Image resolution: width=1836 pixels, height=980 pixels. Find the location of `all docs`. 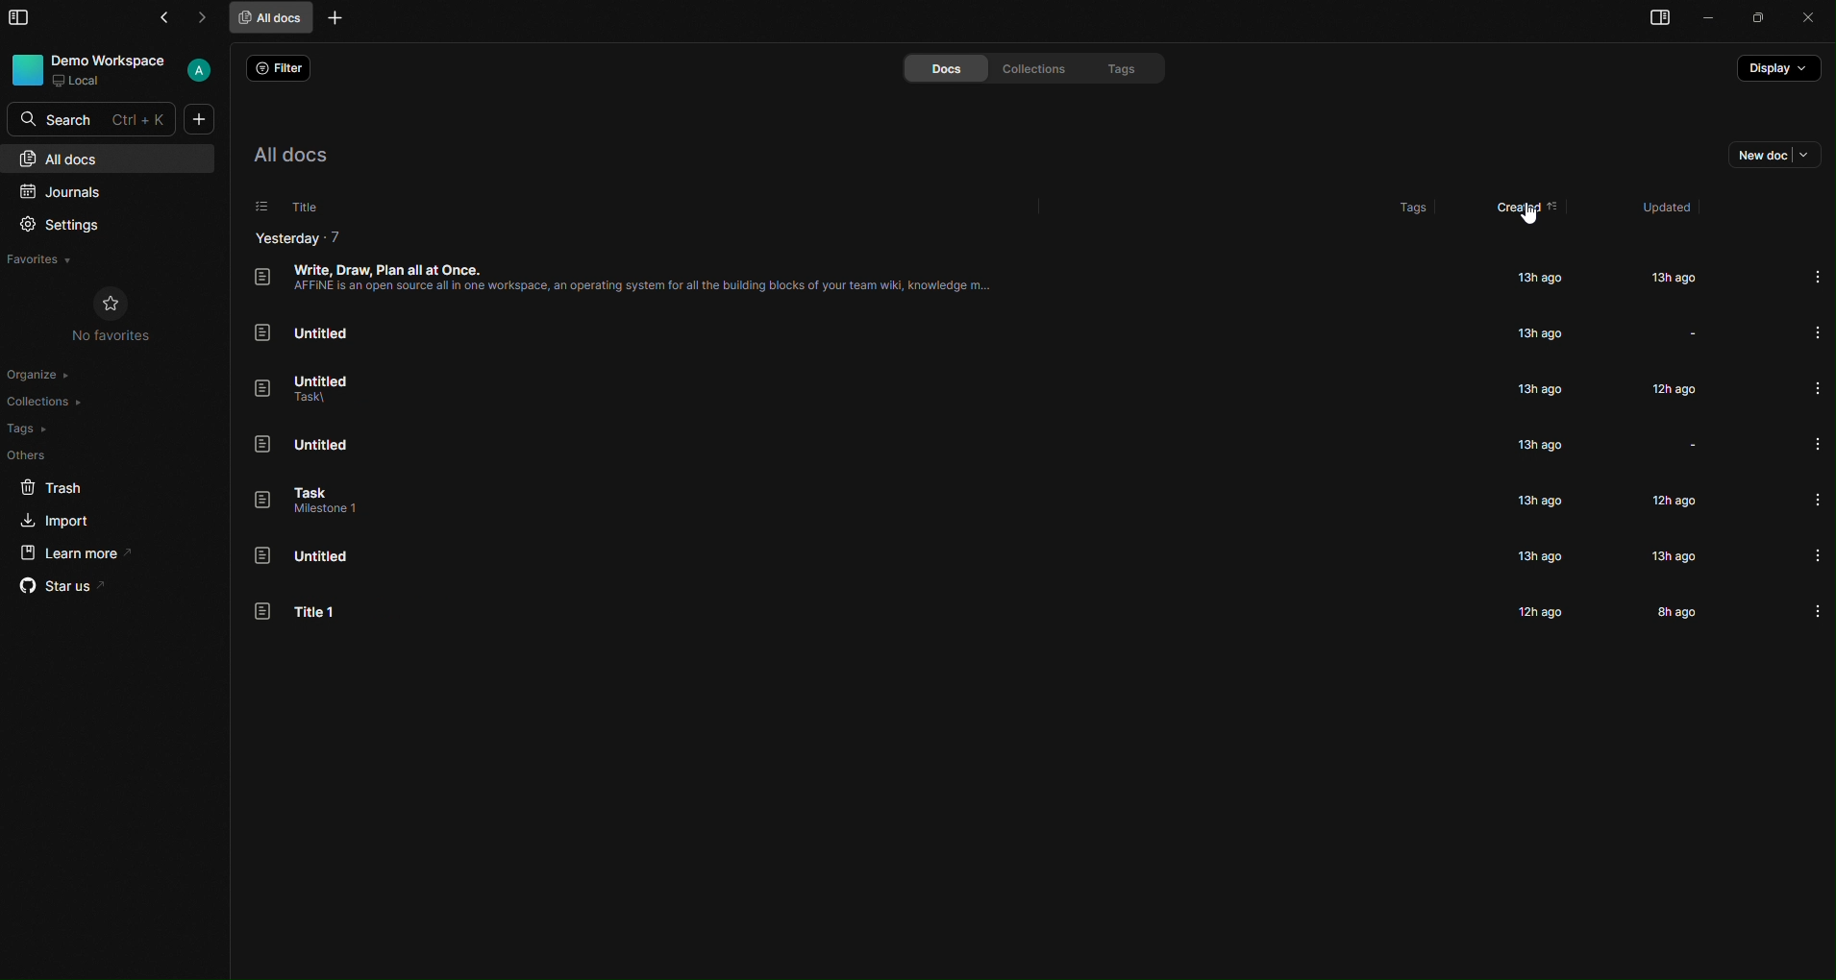

all docs is located at coordinates (271, 19).